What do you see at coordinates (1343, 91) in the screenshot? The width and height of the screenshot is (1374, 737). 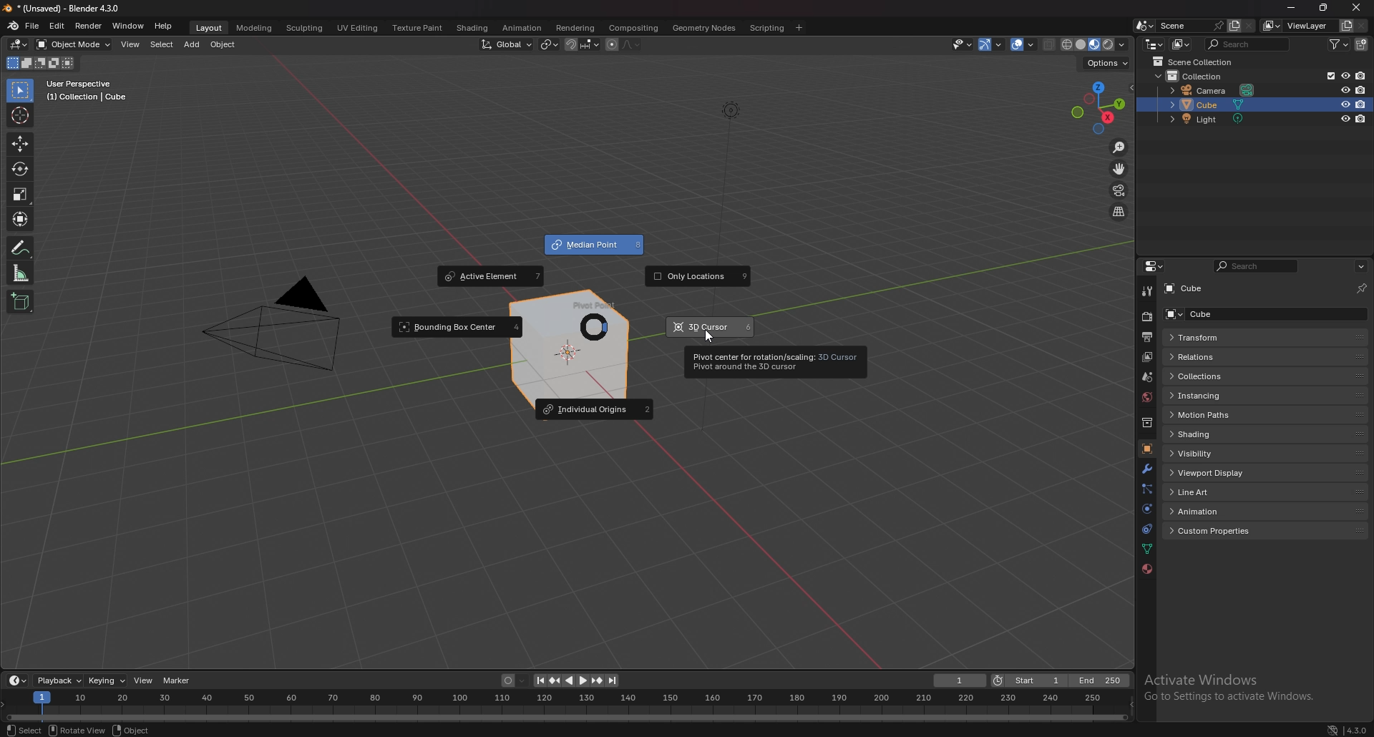 I see `hide in viewport` at bounding box center [1343, 91].